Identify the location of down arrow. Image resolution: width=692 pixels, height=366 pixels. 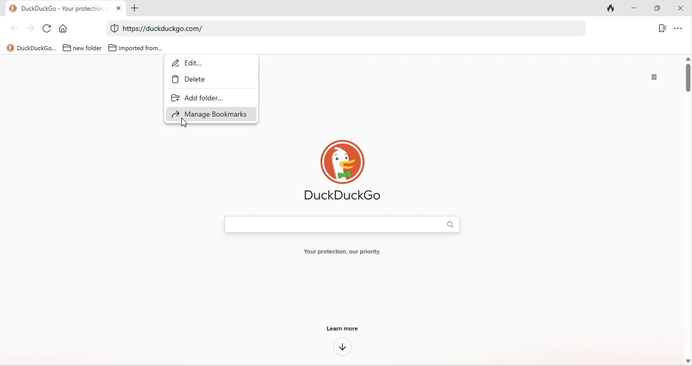
(342, 348).